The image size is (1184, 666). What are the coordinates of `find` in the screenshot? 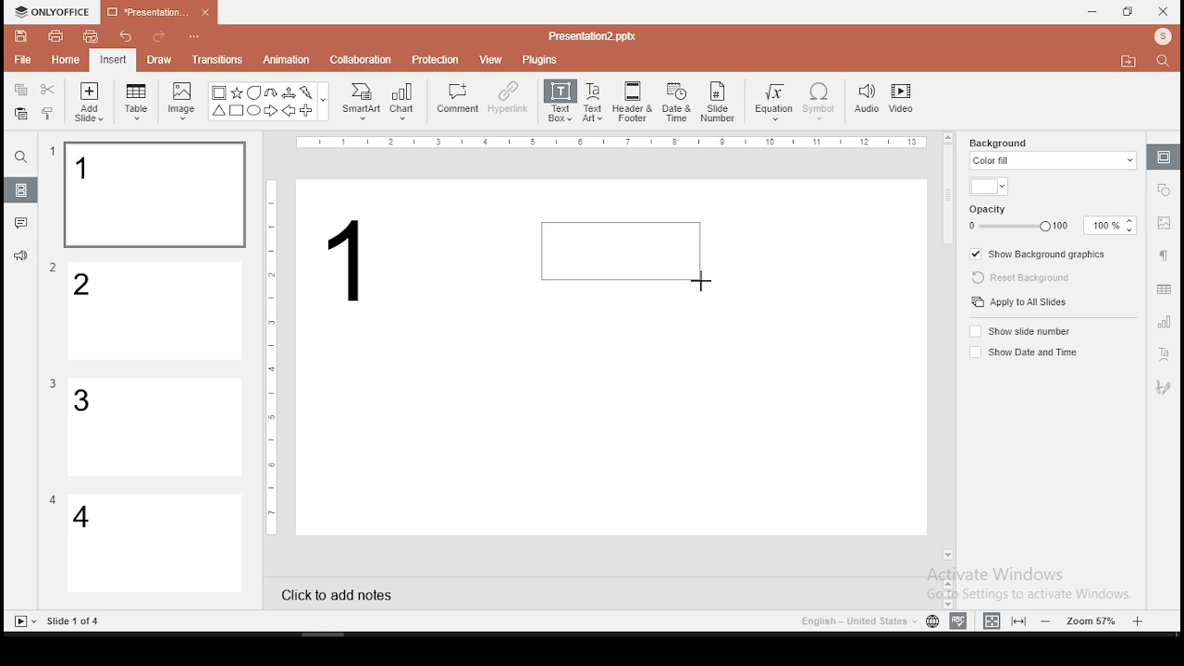 It's located at (20, 157).